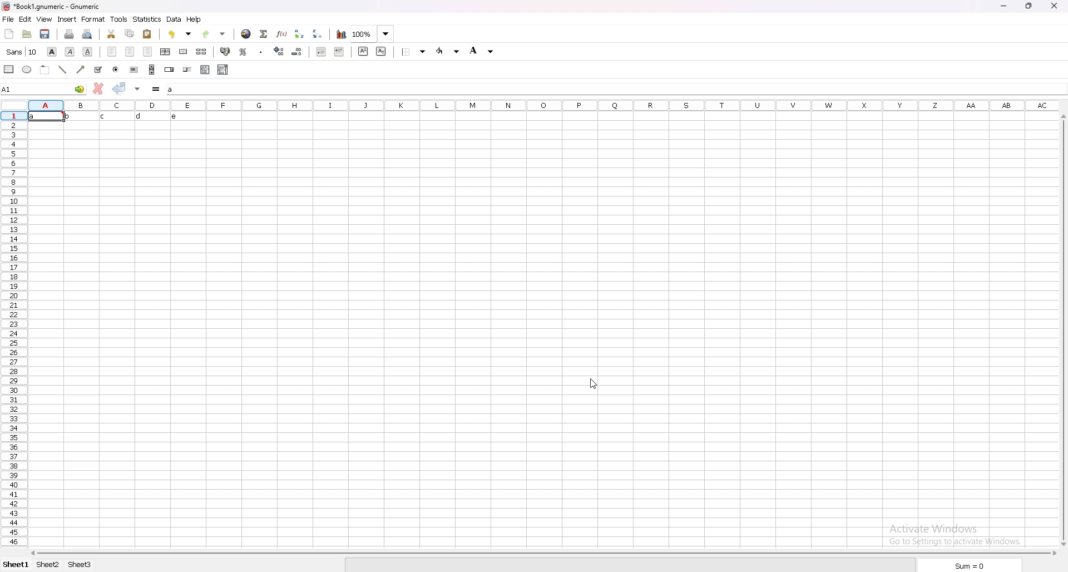 This screenshot has height=572, width=1068. Describe the element at coordinates (22, 52) in the screenshot. I see `font` at that location.